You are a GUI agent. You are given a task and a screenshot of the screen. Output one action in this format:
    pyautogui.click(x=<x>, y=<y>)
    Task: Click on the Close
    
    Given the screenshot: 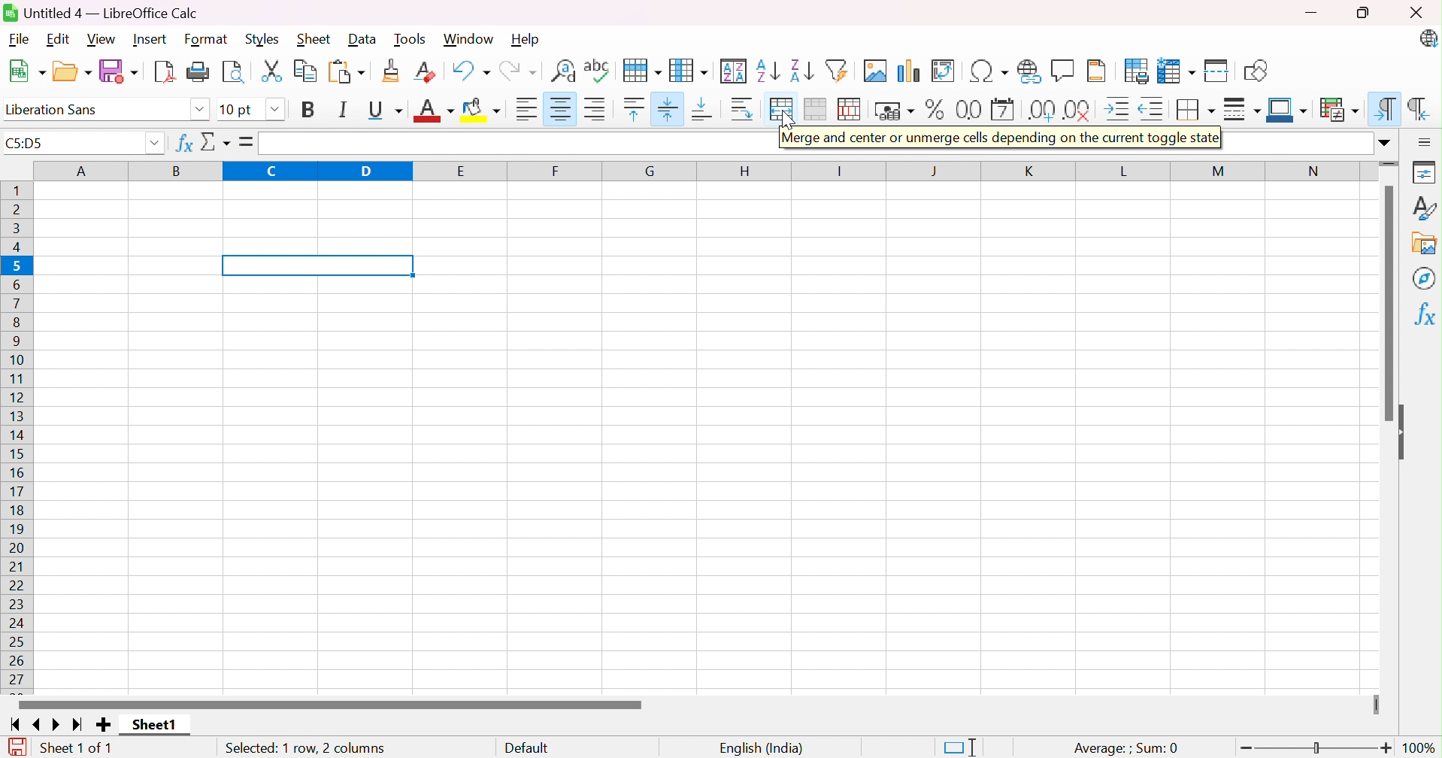 What is the action you would take?
    pyautogui.click(x=1416, y=13)
    